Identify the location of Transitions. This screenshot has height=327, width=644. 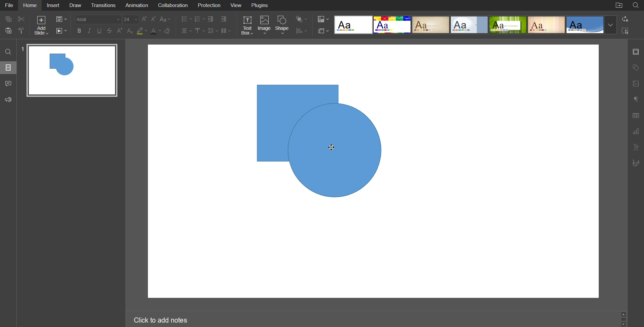
(104, 5).